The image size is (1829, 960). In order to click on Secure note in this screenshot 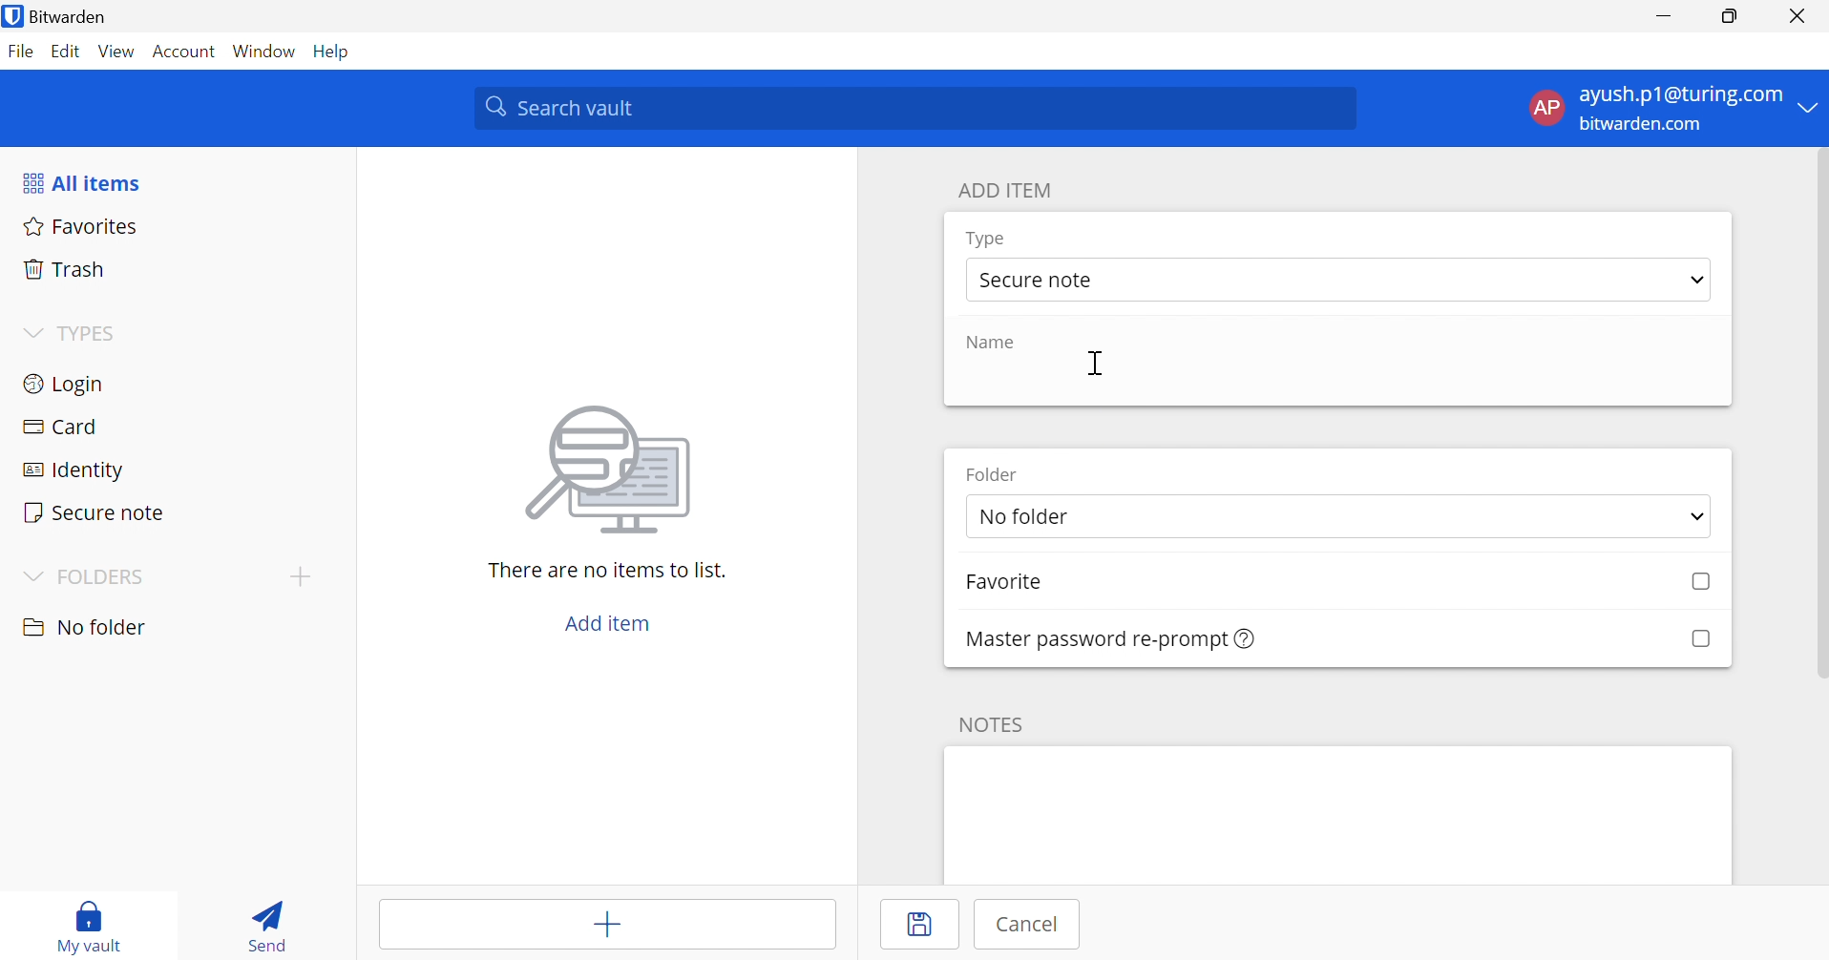, I will do `click(1041, 282)`.